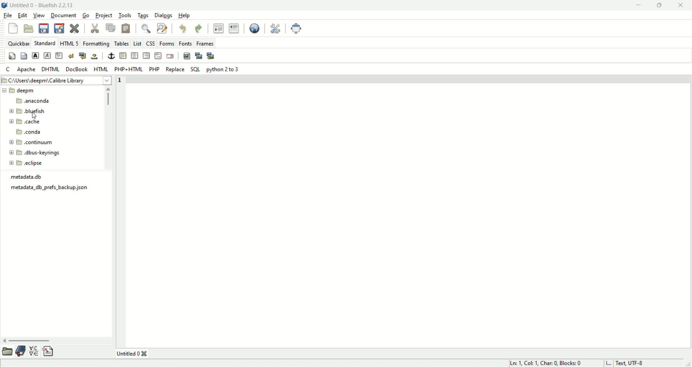  What do you see at coordinates (123, 57) in the screenshot?
I see `horizontal rule` at bounding box center [123, 57].